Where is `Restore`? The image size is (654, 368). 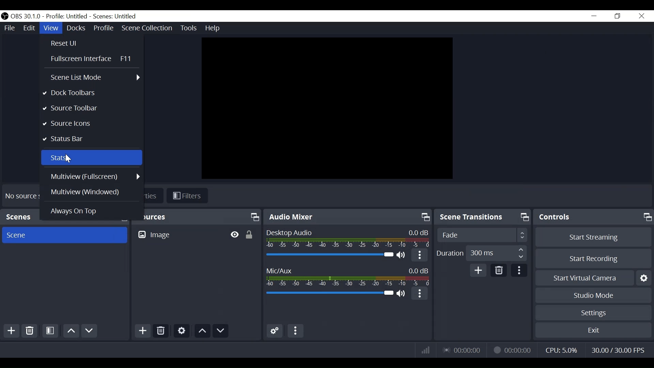 Restore is located at coordinates (618, 16).